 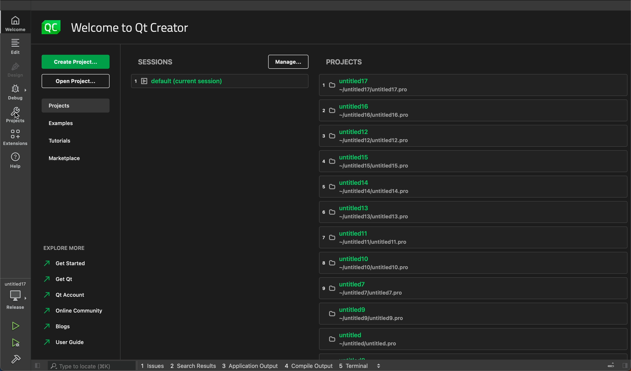 What do you see at coordinates (76, 106) in the screenshot?
I see `projects` at bounding box center [76, 106].